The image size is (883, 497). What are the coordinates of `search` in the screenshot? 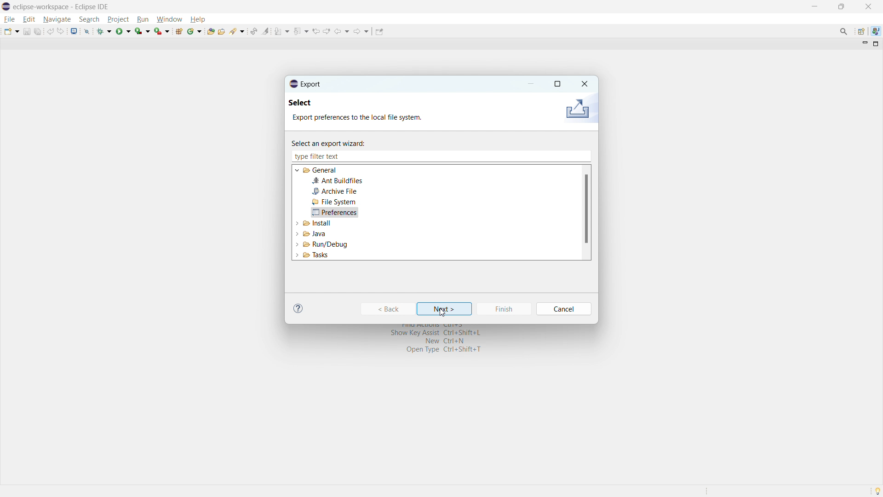 It's located at (237, 30).